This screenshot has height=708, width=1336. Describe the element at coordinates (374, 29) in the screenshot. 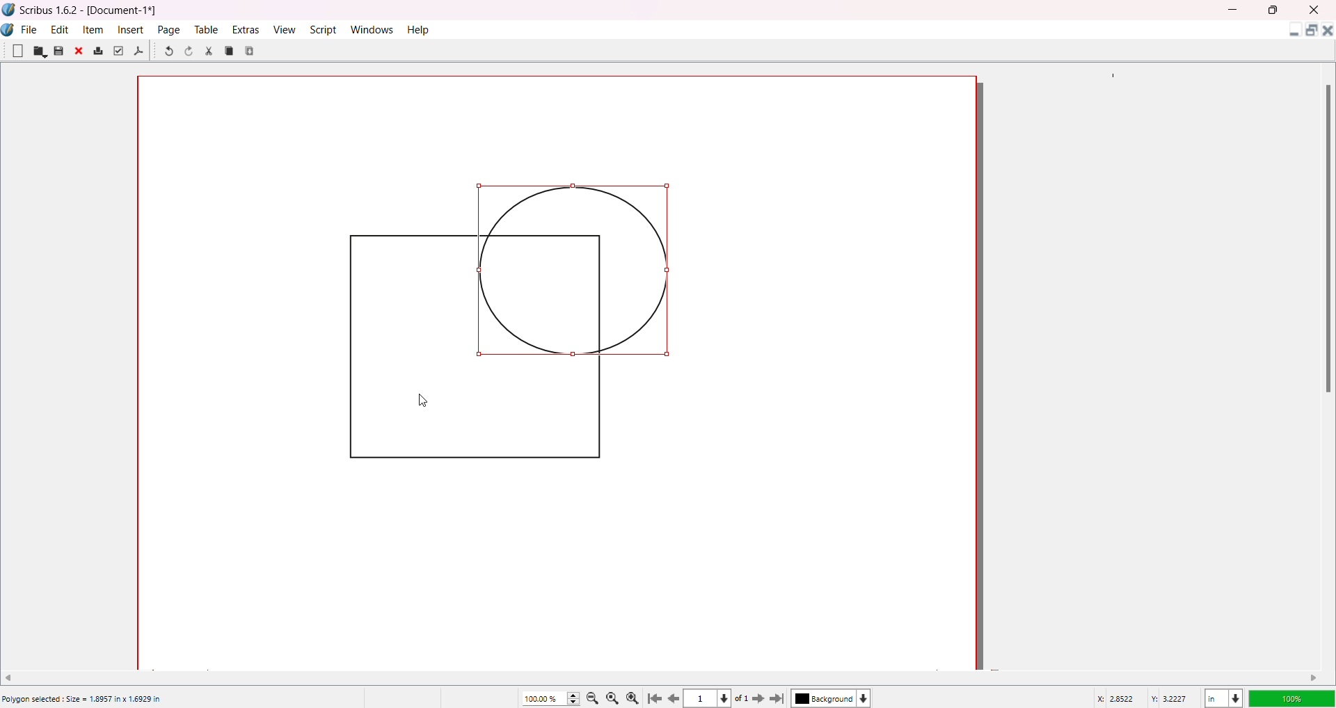

I see `Windows` at that location.